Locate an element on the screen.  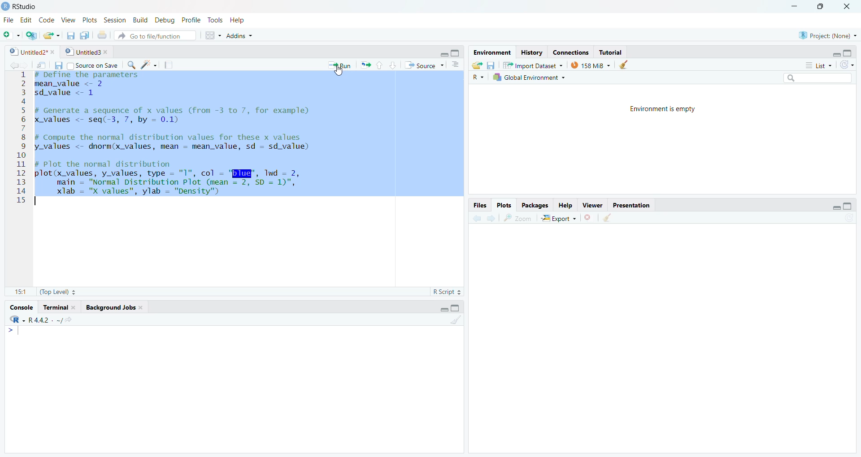
Terminal is located at coordinates (60, 306).